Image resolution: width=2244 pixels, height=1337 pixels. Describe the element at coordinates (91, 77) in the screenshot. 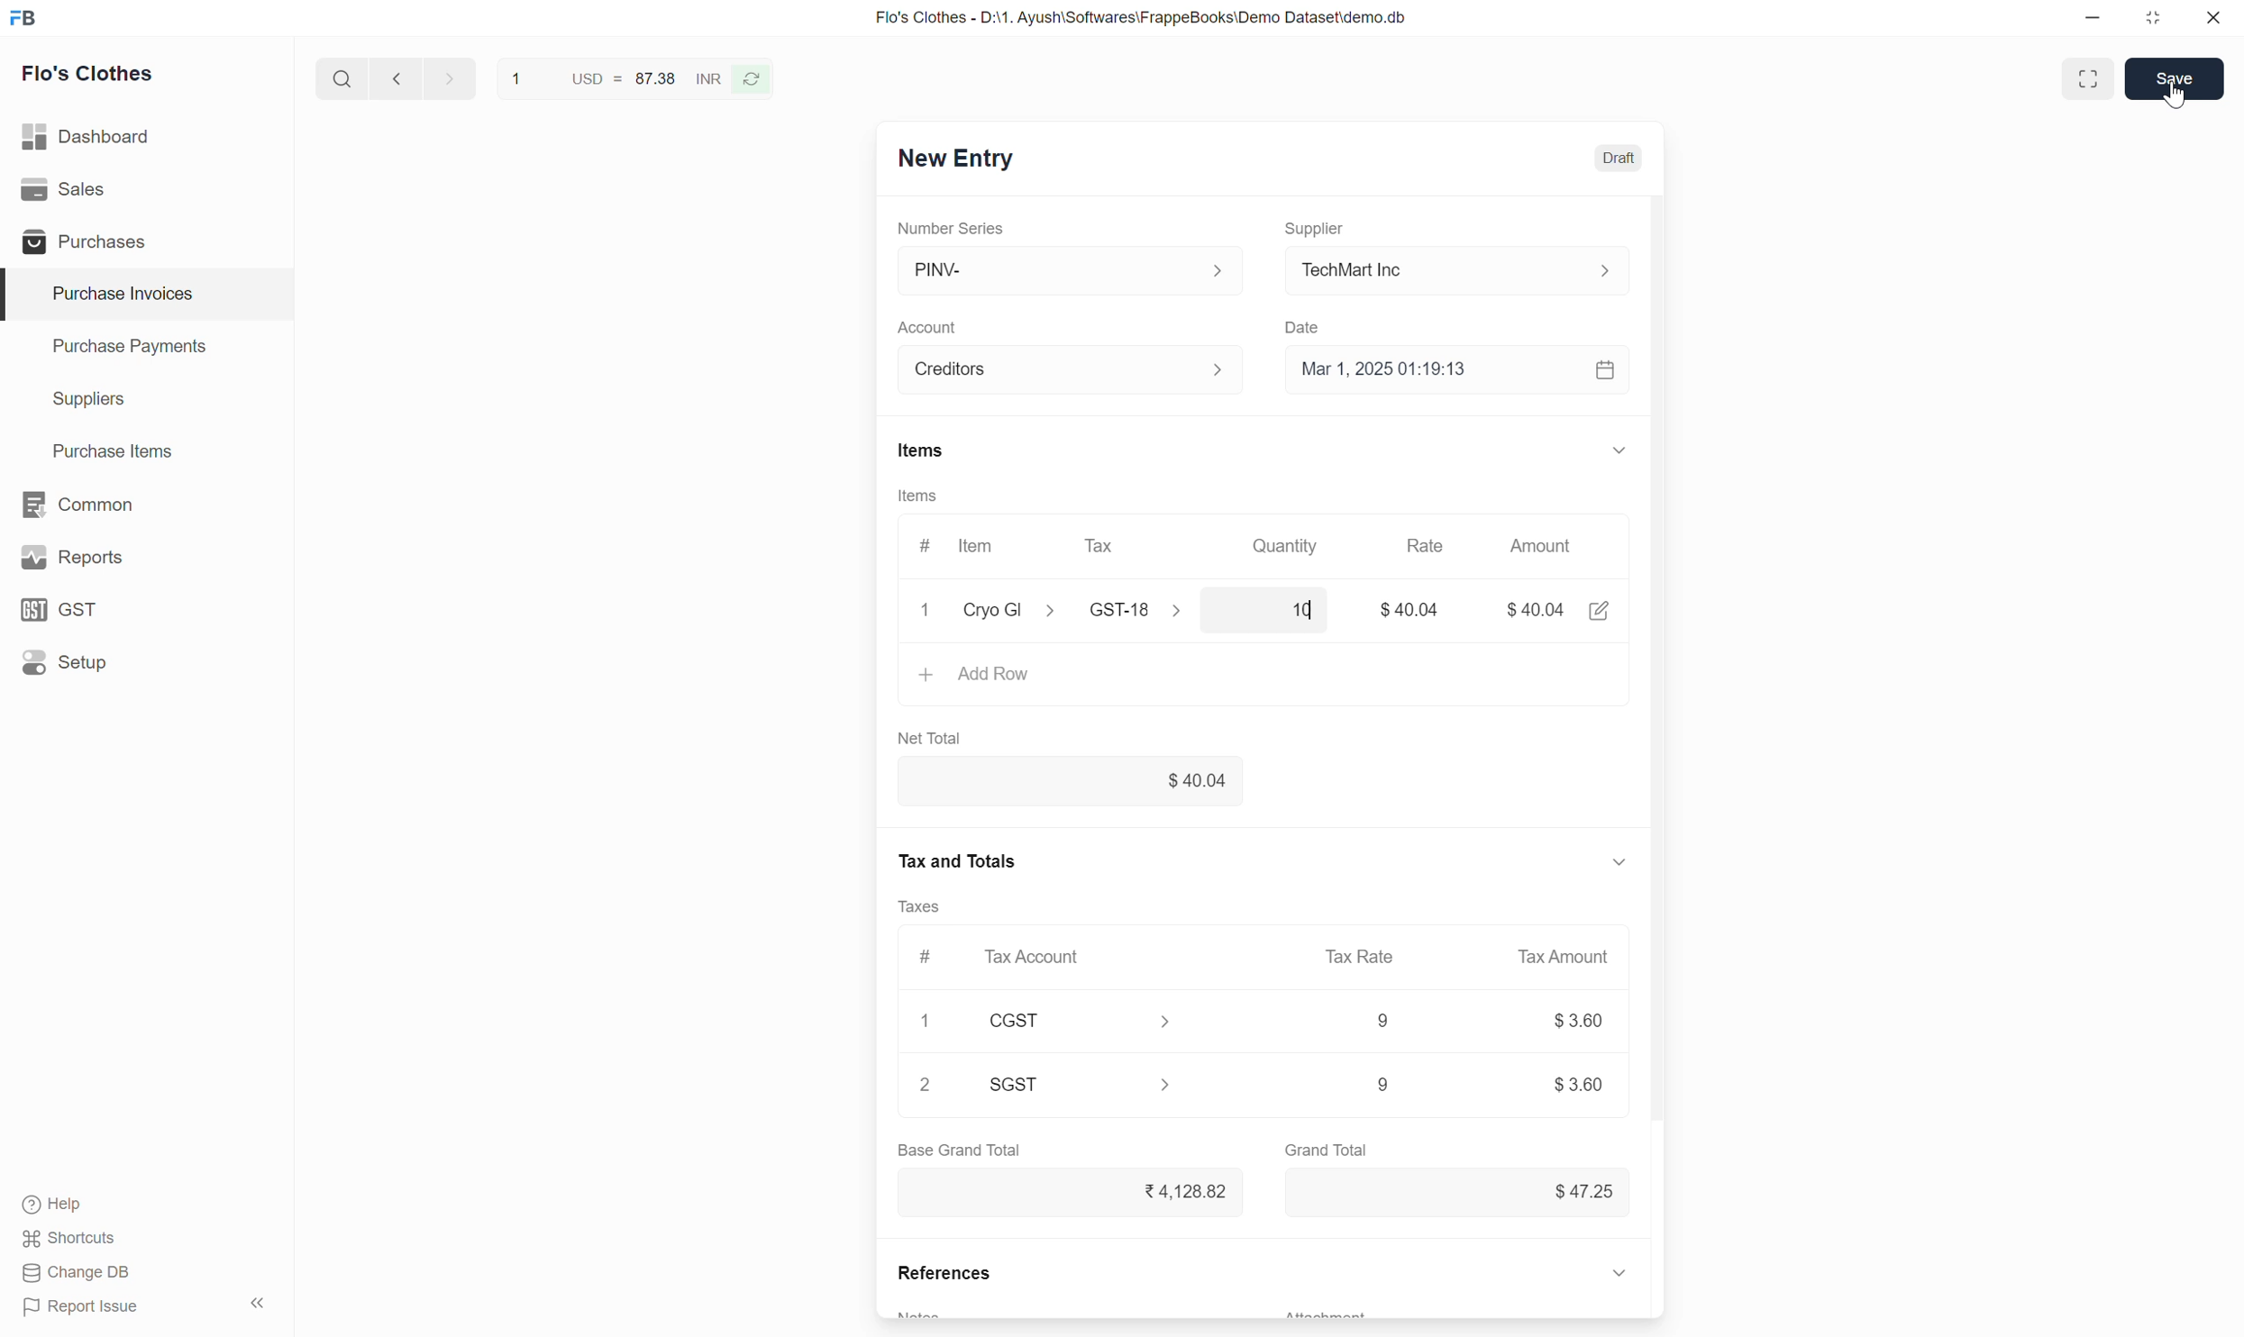

I see `Flo's Clothes` at that location.